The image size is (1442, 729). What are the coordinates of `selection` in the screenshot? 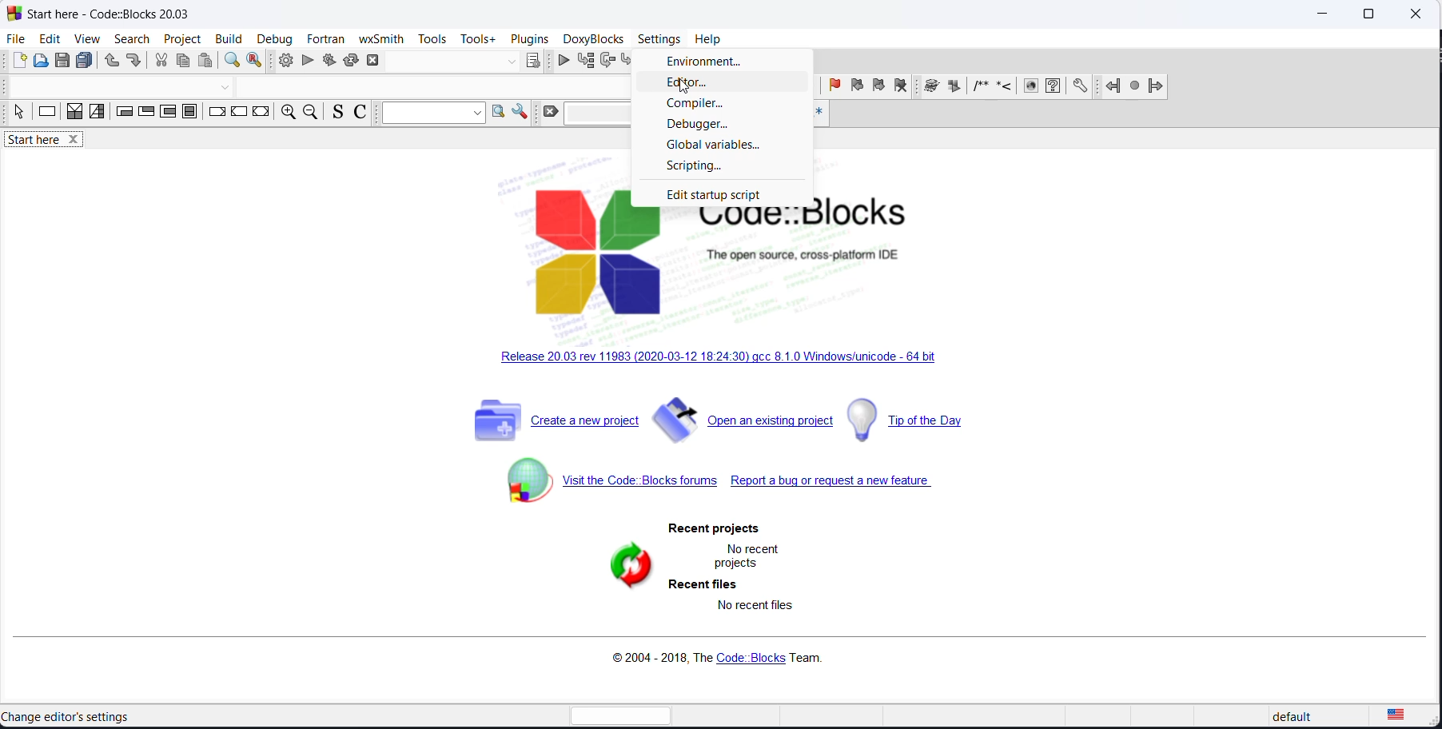 It's located at (97, 114).